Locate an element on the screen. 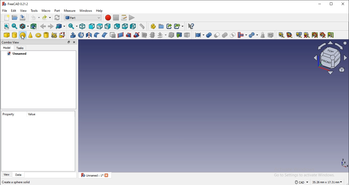  sweep is located at coordinates (136, 35).